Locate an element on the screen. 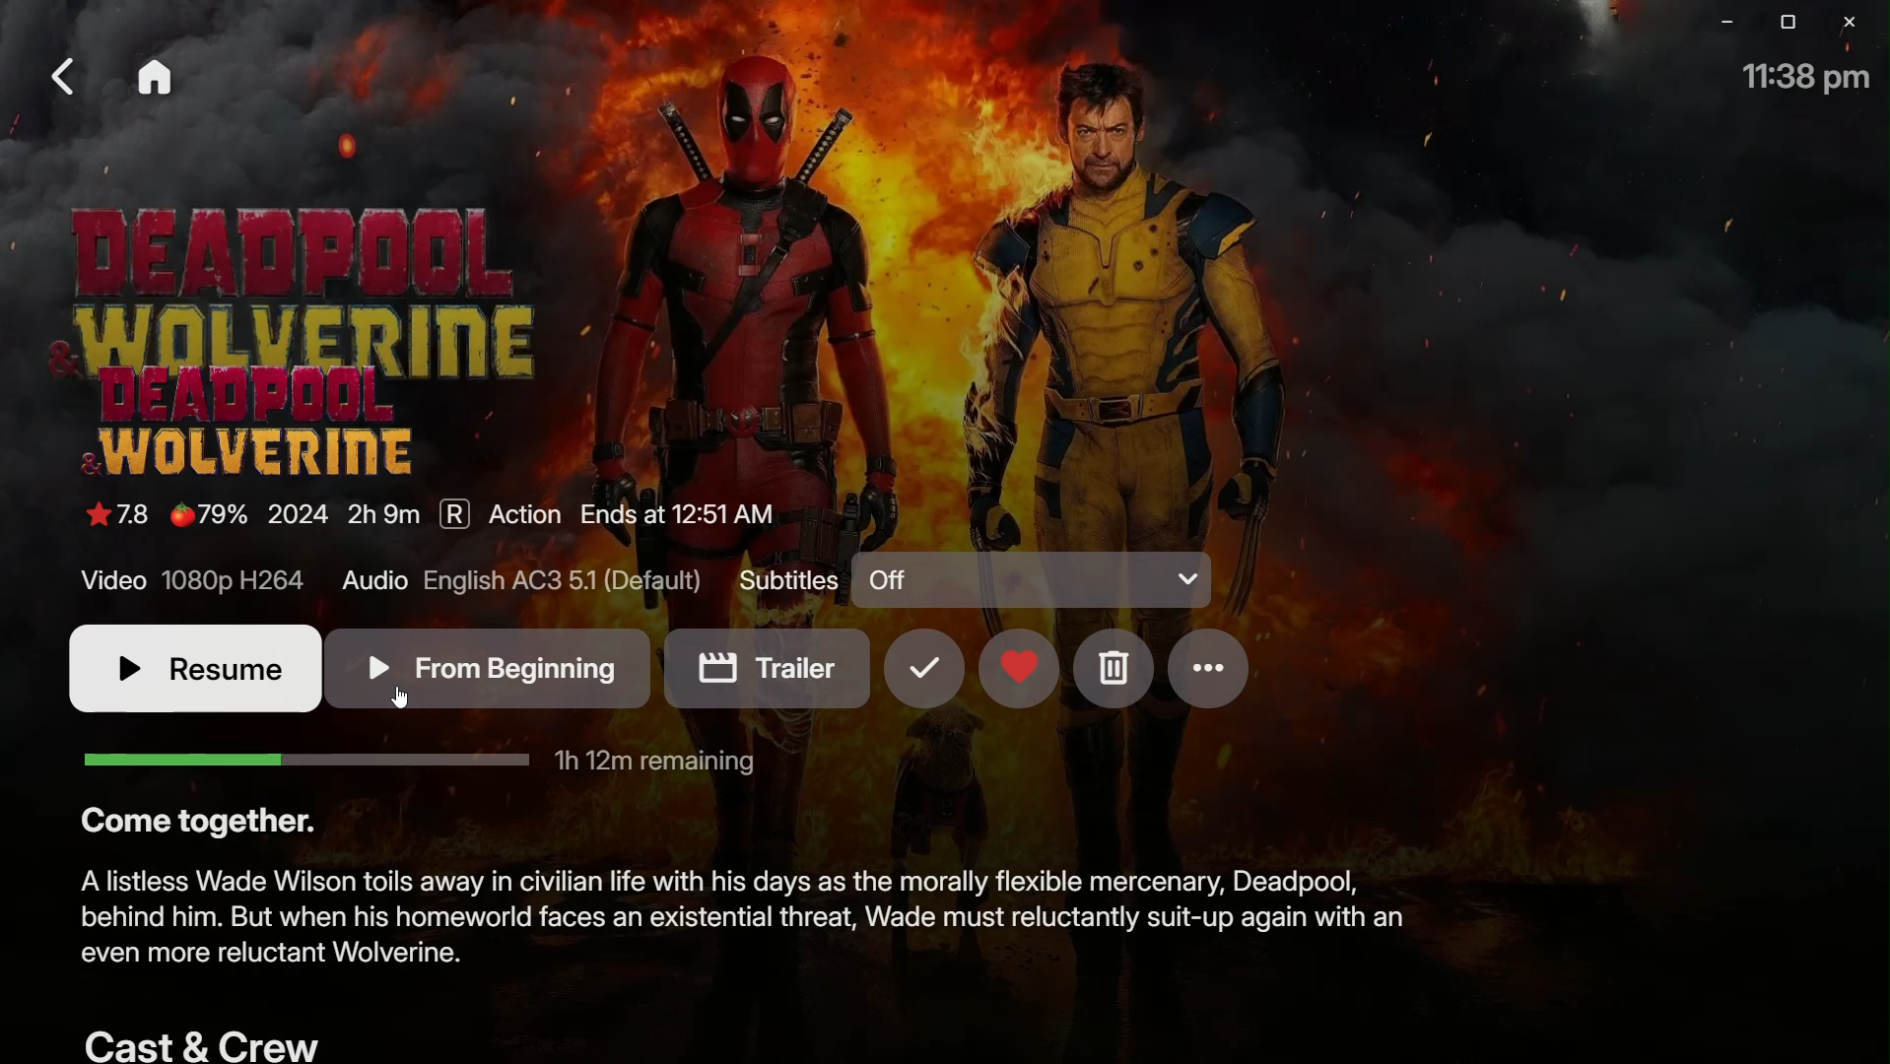 The image size is (1890, 1064). Mark as watched is located at coordinates (923, 670).